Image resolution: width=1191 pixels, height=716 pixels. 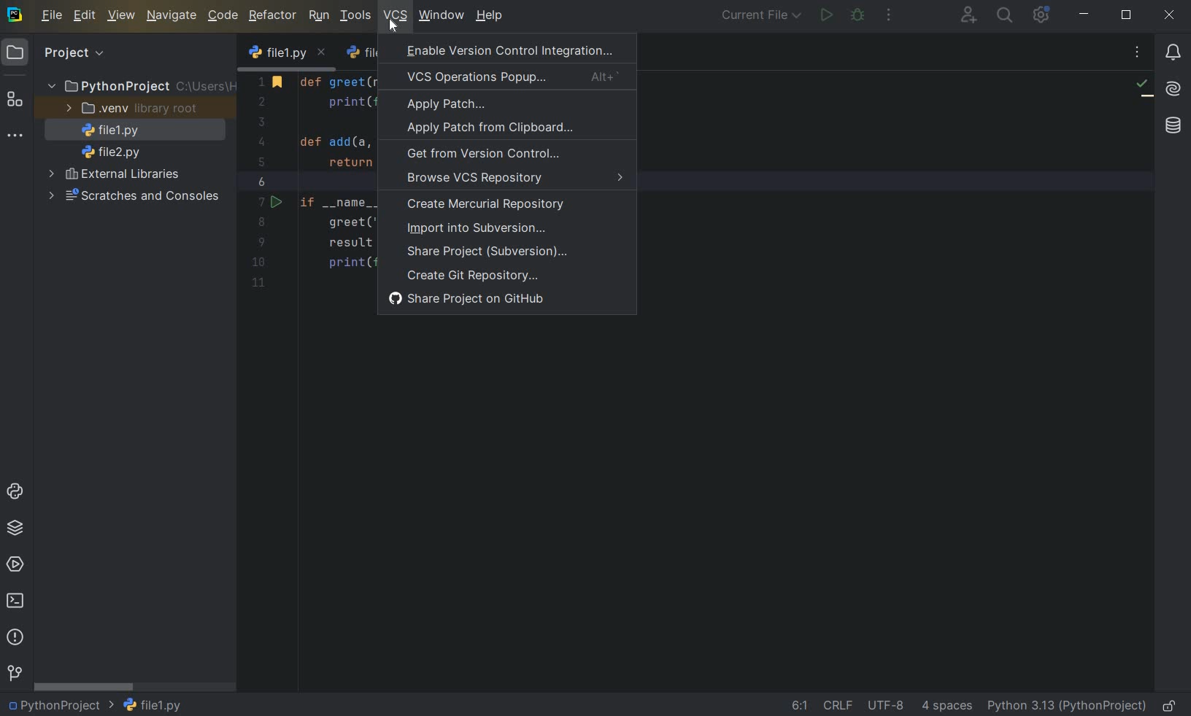 What do you see at coordinates (115, 176) in the screenshot?
I see `external libraries` at bounding box center [115, 176].